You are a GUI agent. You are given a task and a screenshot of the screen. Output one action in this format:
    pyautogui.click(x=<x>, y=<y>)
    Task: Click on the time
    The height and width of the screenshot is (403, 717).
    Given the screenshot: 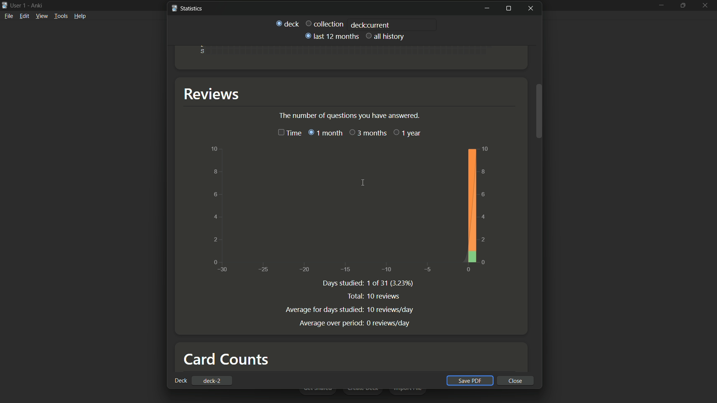 What is the action you would take?
    pyautogui.click(x=288, y=134)
    